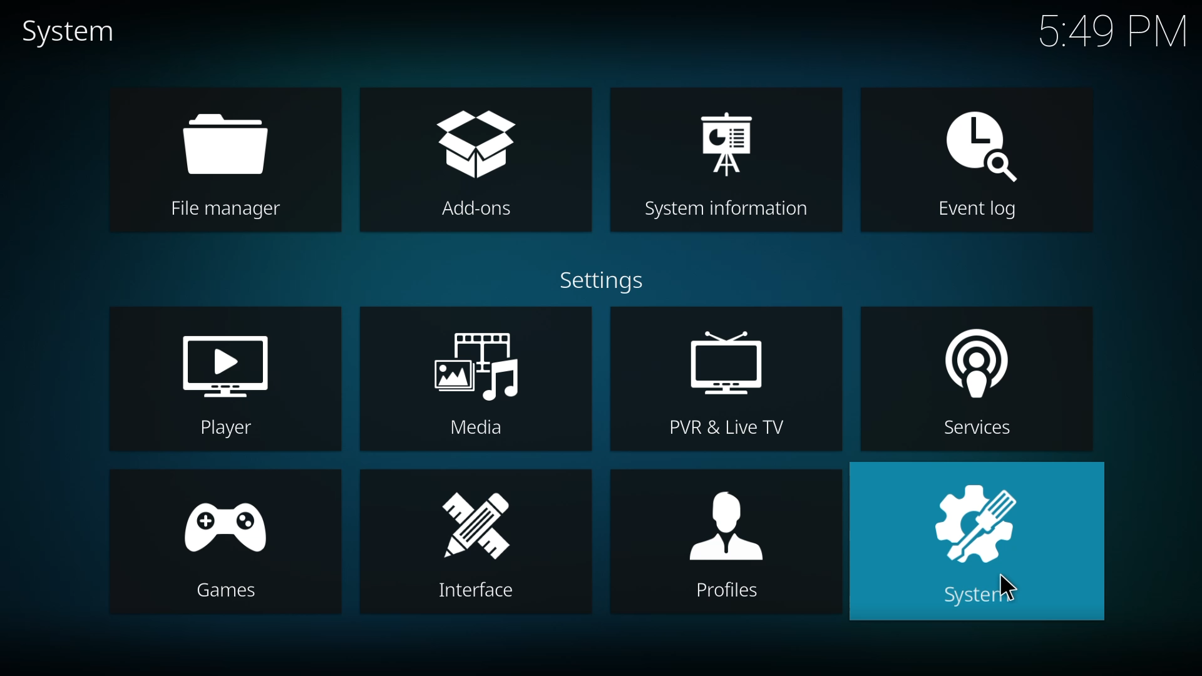 The width and height of the screenshot is (1202, 676). Describe the element at coordinates (1009, 589) in the screenshot. I see `cursor` at that location.